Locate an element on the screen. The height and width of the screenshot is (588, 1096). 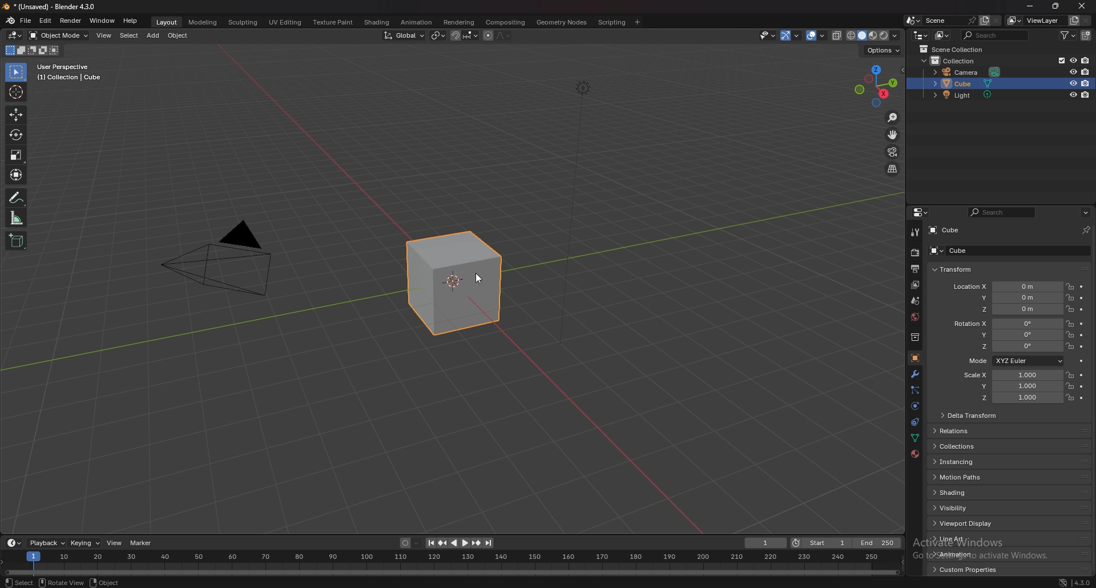
jump to keyframe is located at coordinates (444, 543).